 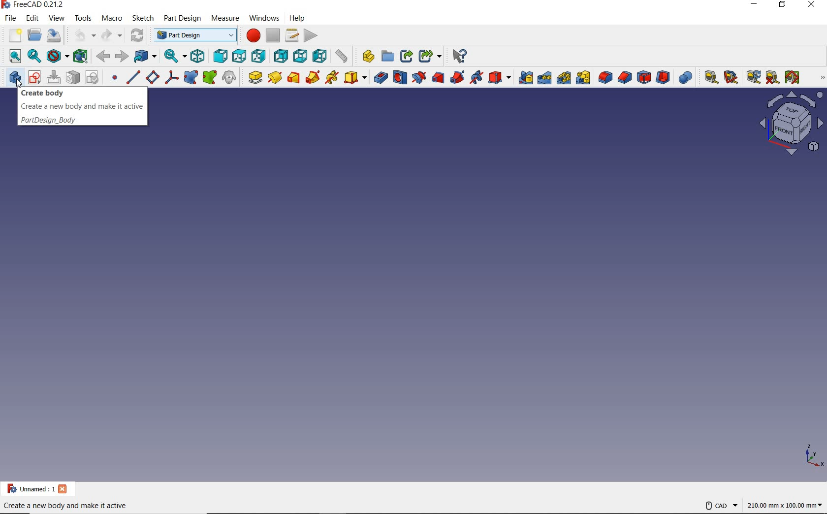 What do you see at coordinates (83, 33) in the screenshot?
I see `undo` at bounding box center [83, 33].